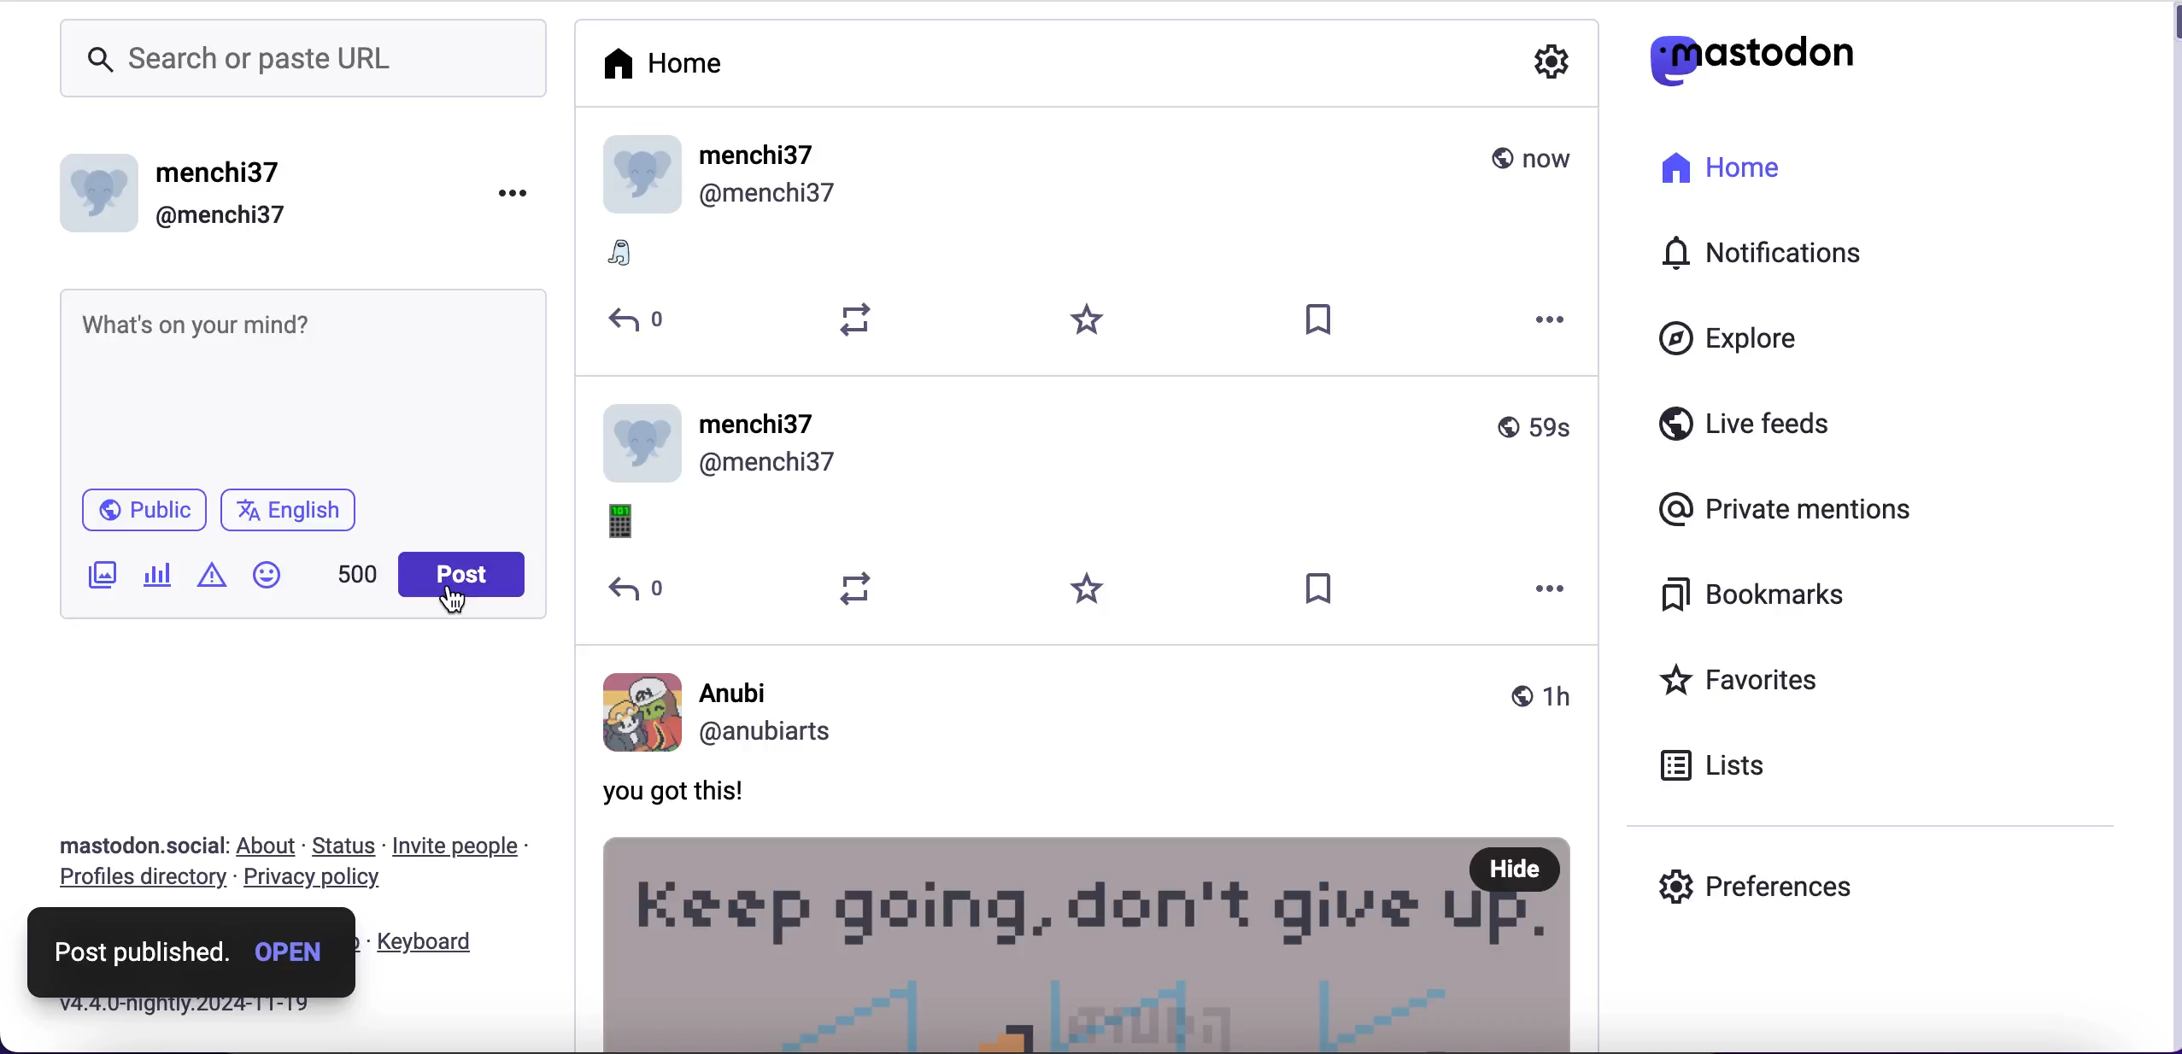 Image resolution: width=2182 pixels, height=1054 pixels. I want to click on retweet, so click(857, 320).